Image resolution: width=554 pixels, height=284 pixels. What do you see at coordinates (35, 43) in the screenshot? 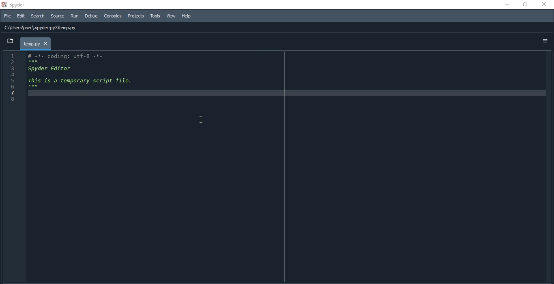
I see `temp.py` at bounding box center [35, 43].